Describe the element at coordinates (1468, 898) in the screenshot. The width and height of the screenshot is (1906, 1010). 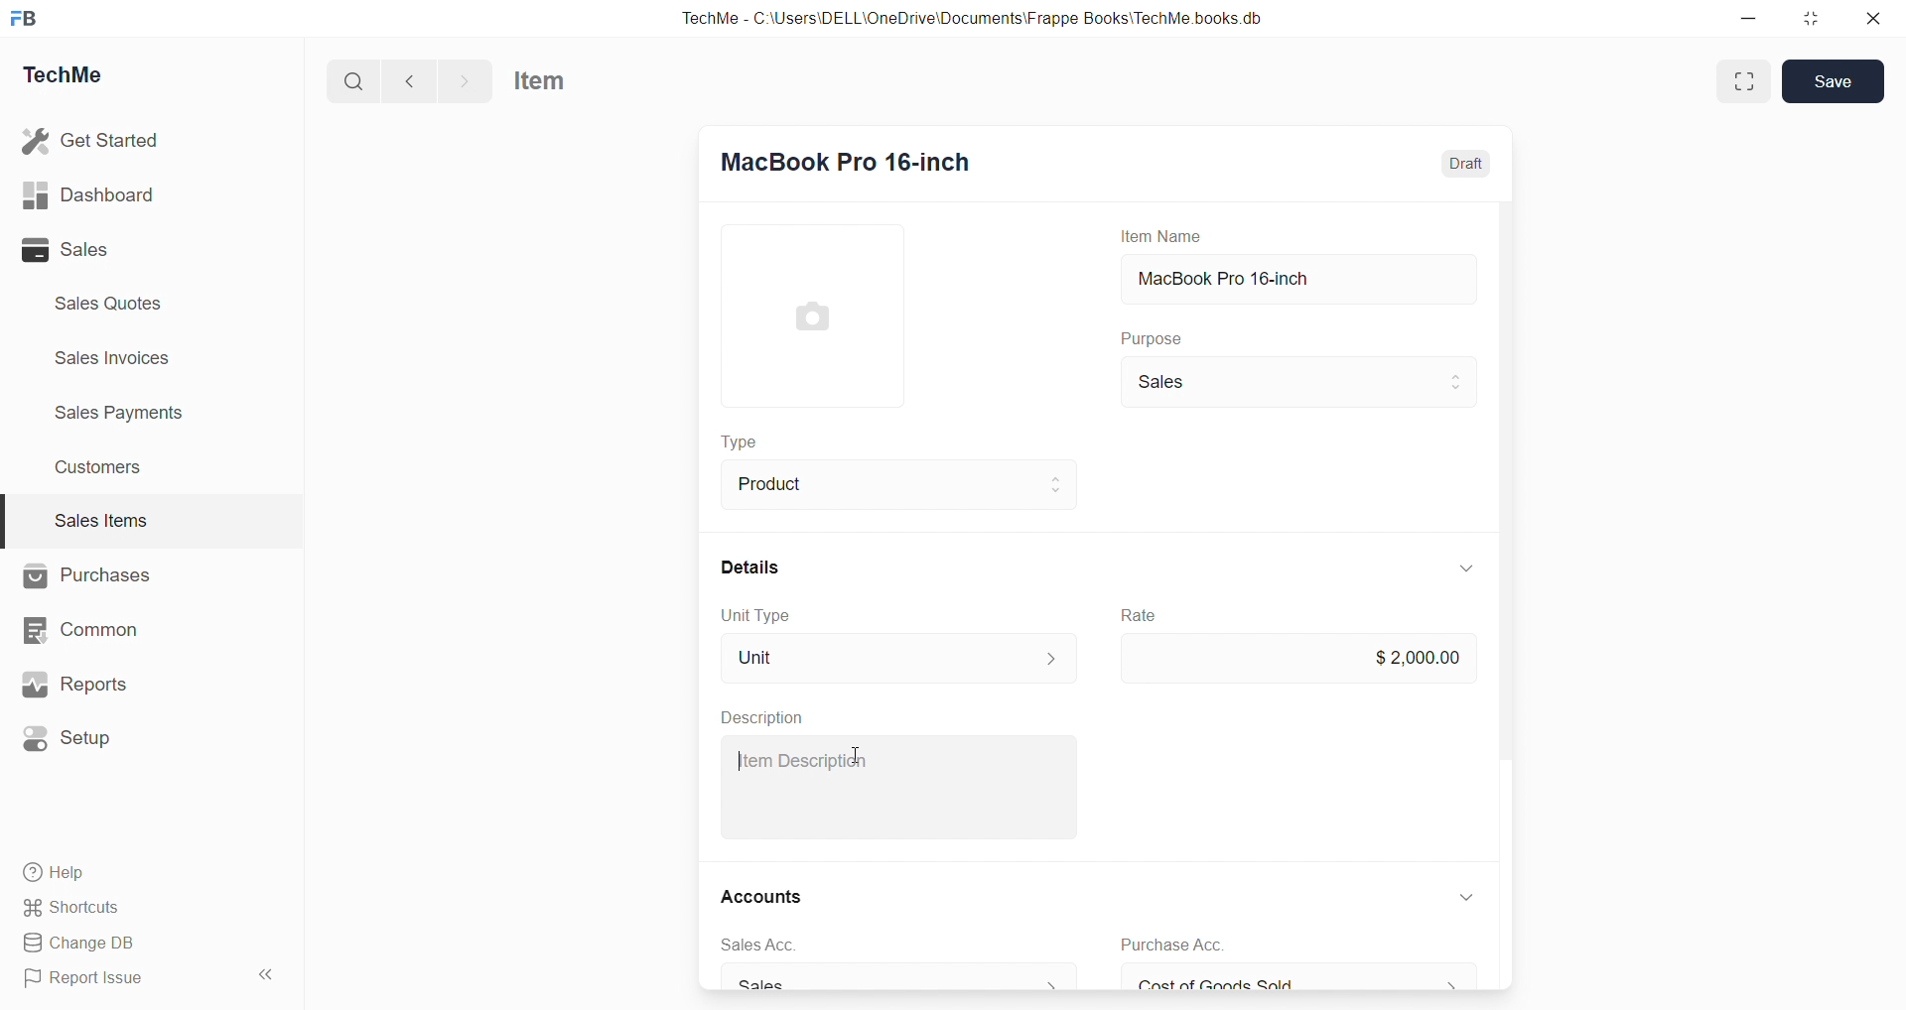
I see `down` at that location.